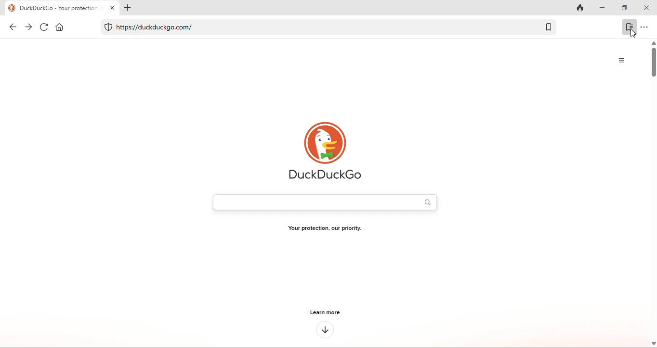 This screenshot has height=348, width=657. What do you see at coordinates (326, 230) in the screenshot?
I see `Your protection, our priority` at bounding box center [326, 230].